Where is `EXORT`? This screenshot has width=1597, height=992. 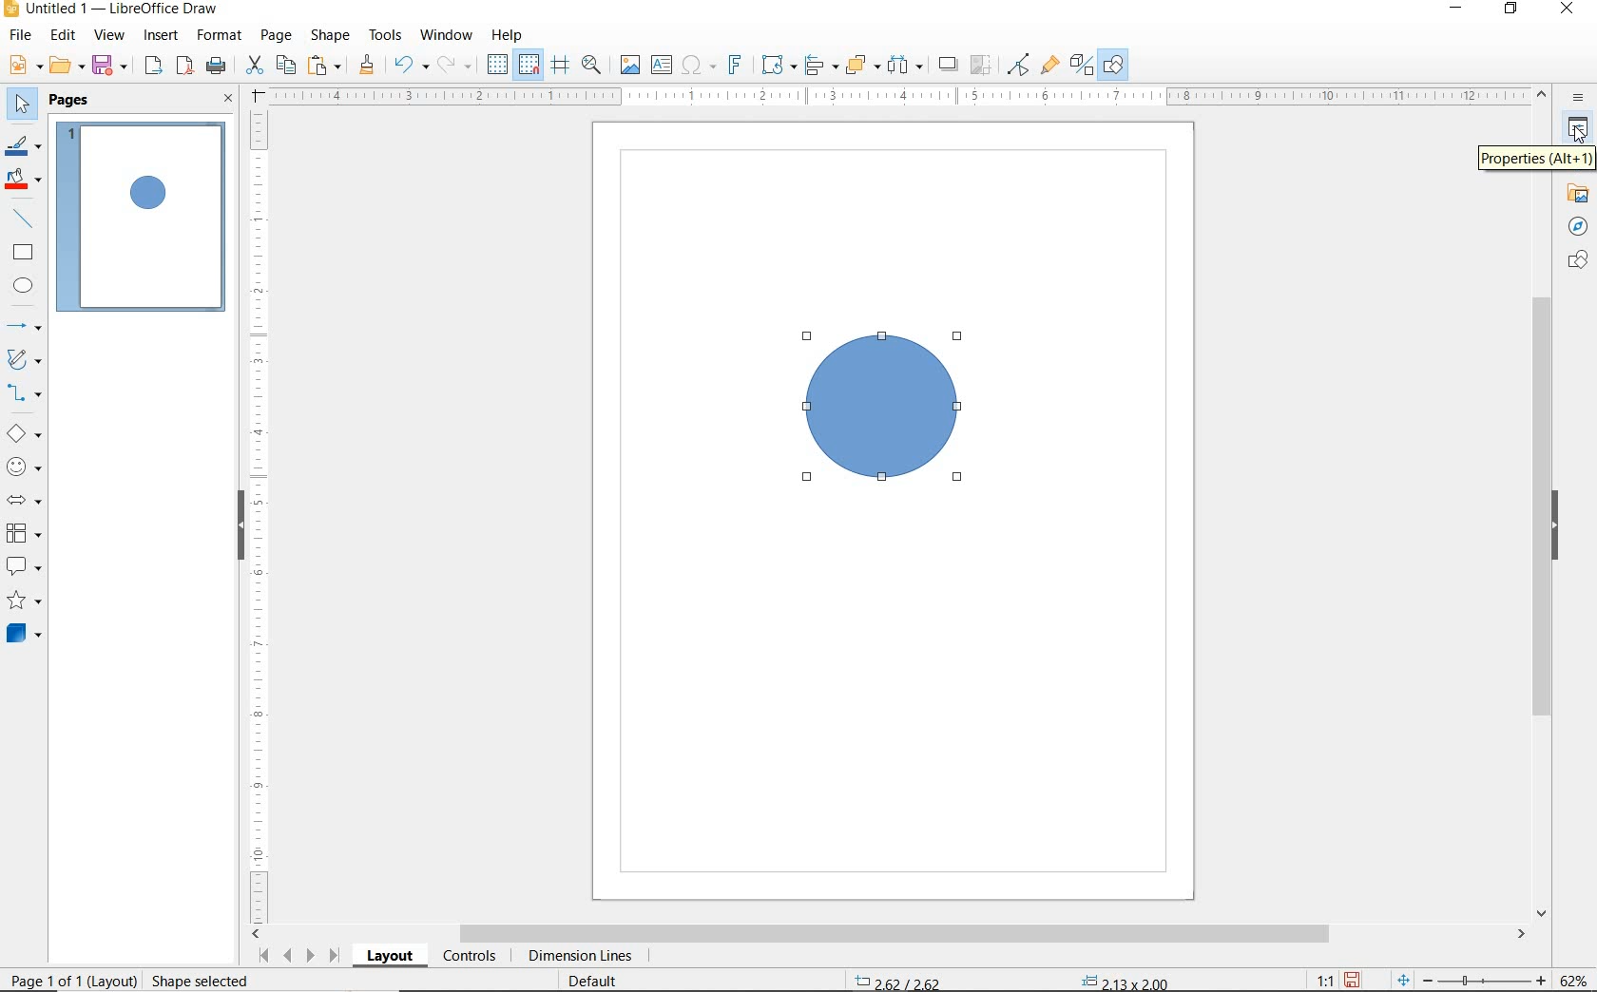 EXORT is located at coordinates (153, 66).